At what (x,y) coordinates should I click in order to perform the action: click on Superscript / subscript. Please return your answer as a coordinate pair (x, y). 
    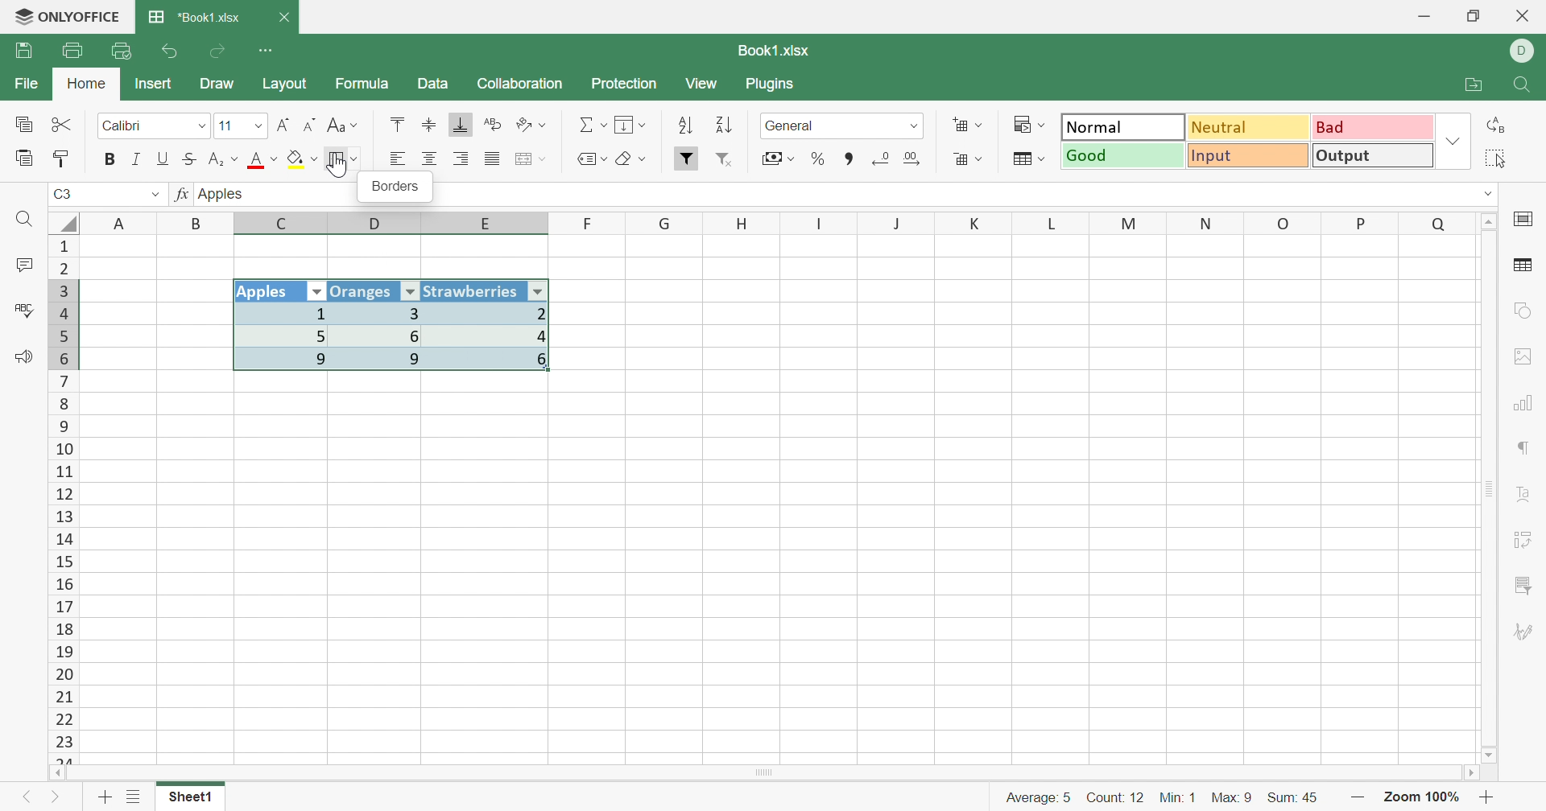
    Looking at the image, I should click on (225, 160).